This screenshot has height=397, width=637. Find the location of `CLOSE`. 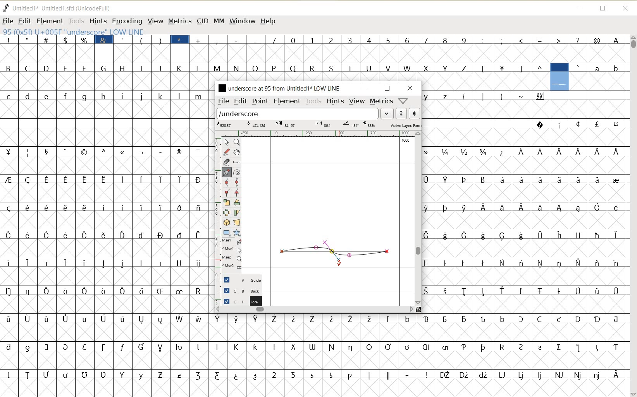

CLOSE is located at coordinates (626, 9).